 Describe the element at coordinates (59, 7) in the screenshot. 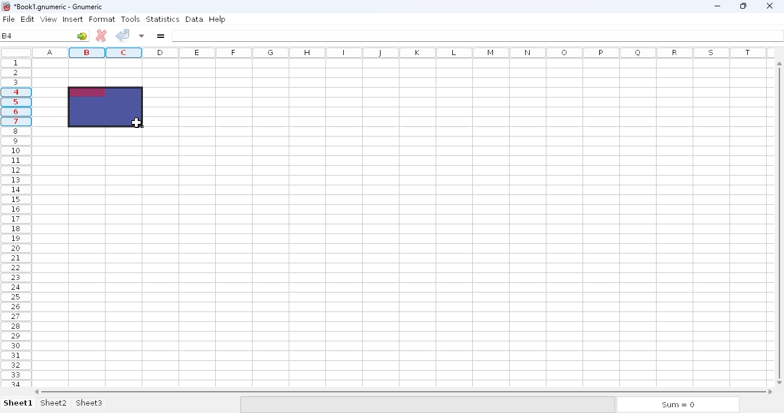

I see `Book1 numeric - Gnumeric` at that location.